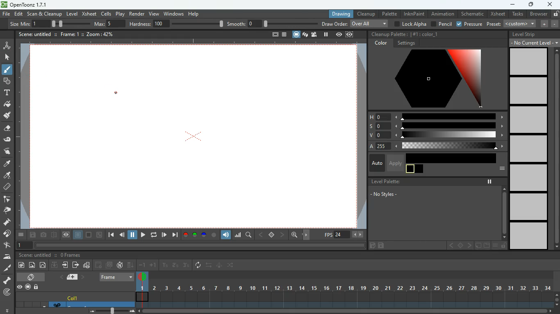 Image resolution: width=560 pixels, height=314 pixels. I want to click on decrease, so click(555, 24).